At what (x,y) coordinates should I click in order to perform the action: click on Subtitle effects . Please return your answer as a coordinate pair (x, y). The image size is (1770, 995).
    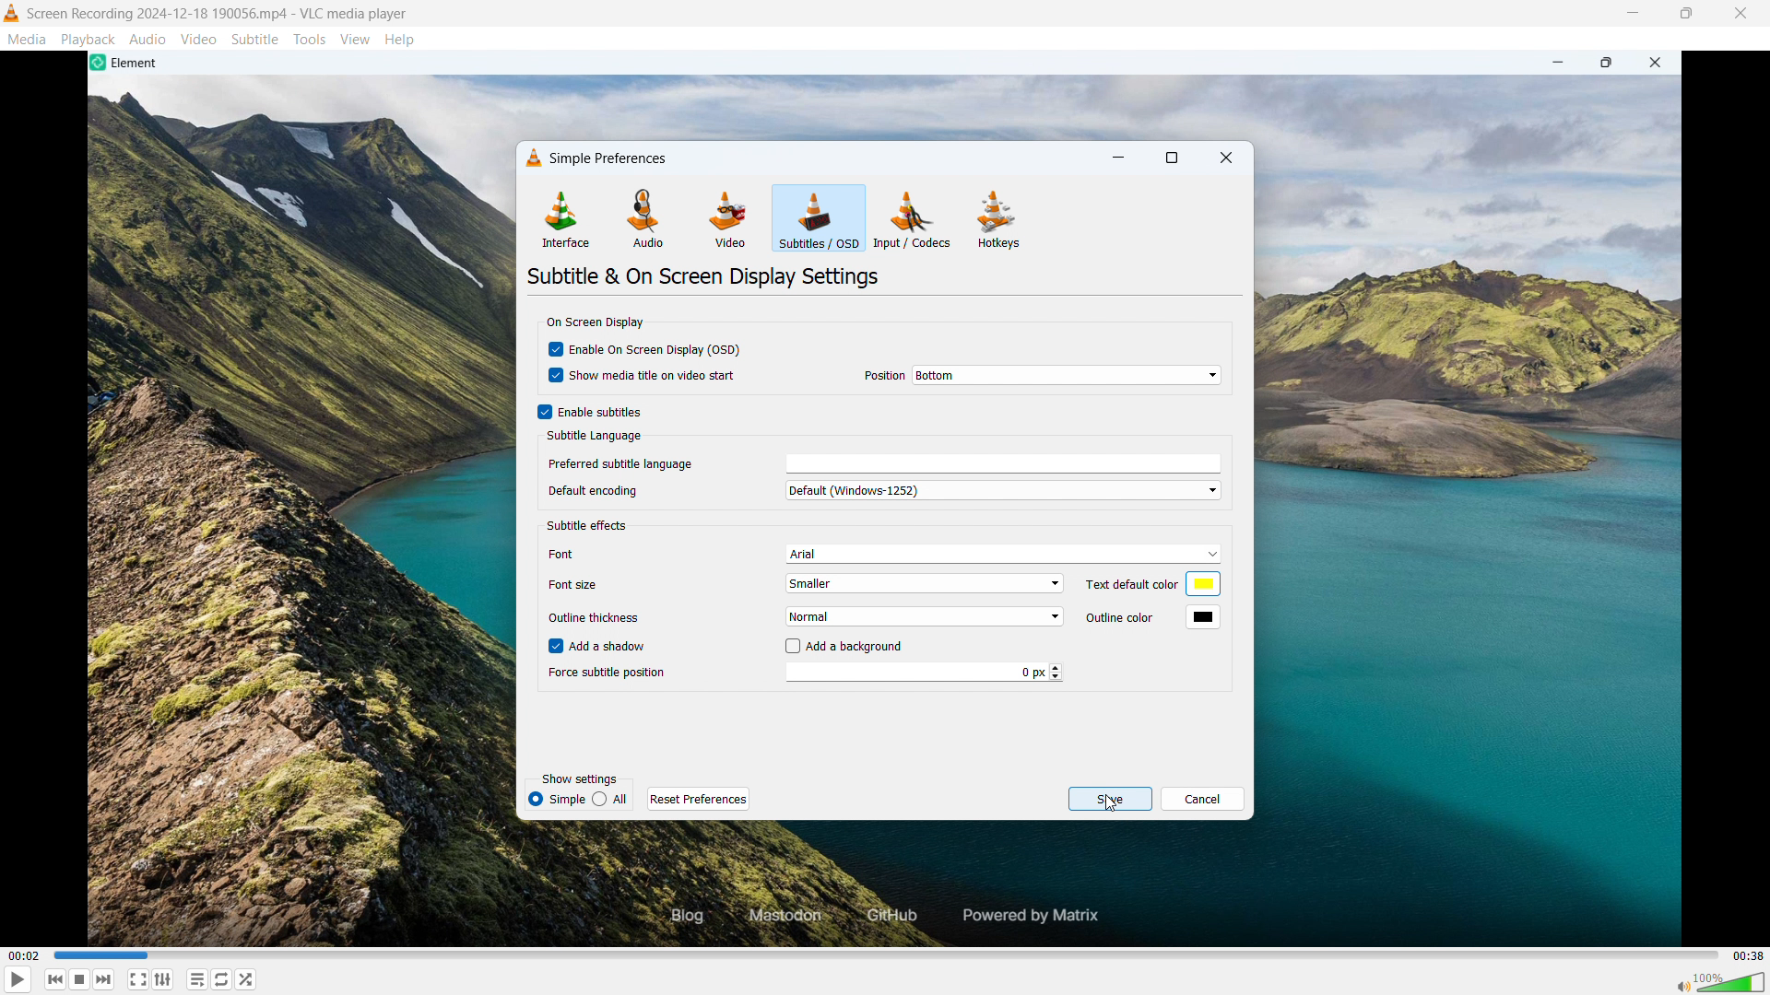
    Looking at the image, I should click on (588, 525).